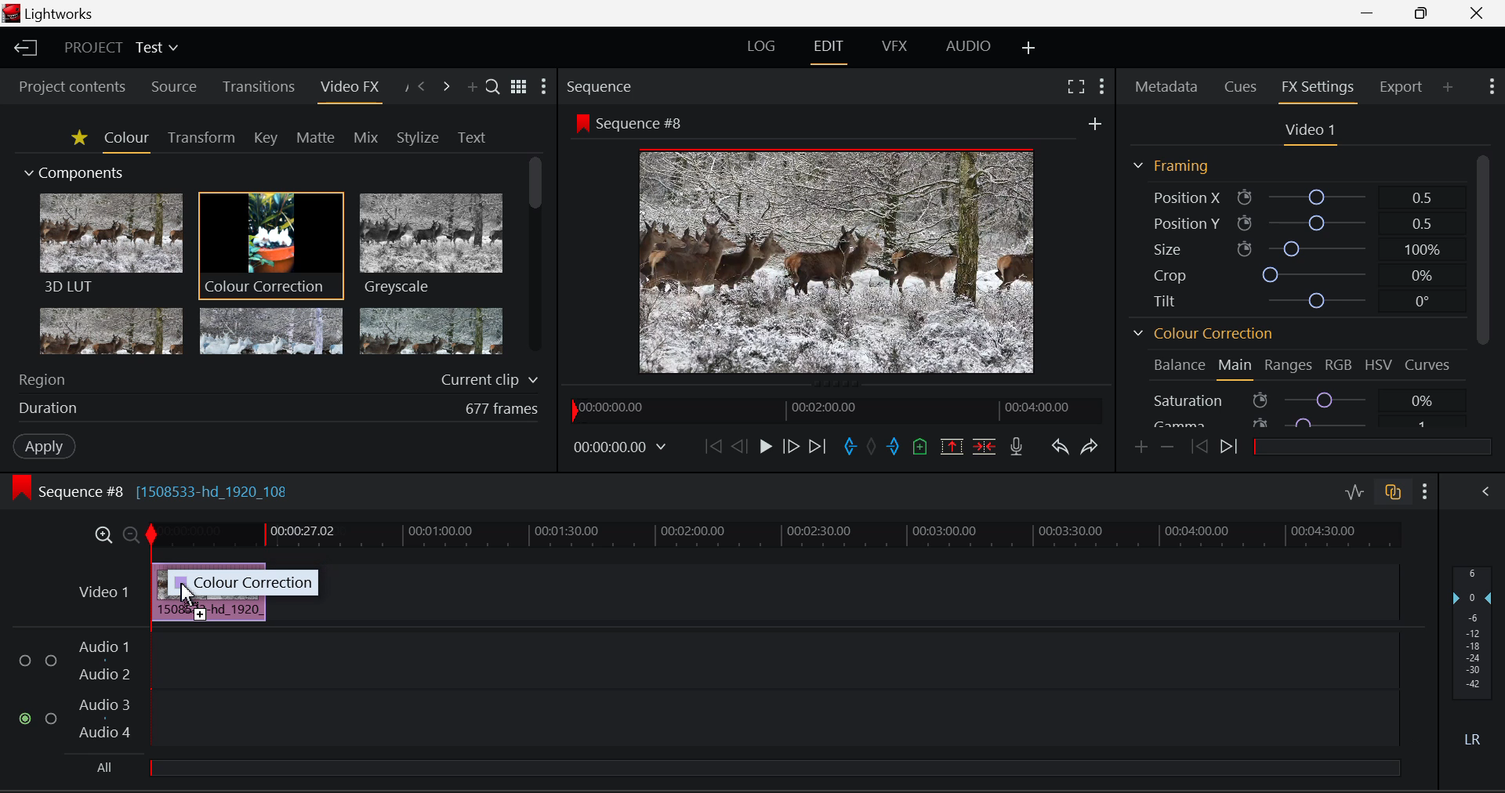  What do you see at coordinates (429, 331) in the screenshot?
I see `Posterize` at bounding box center [429, 331].